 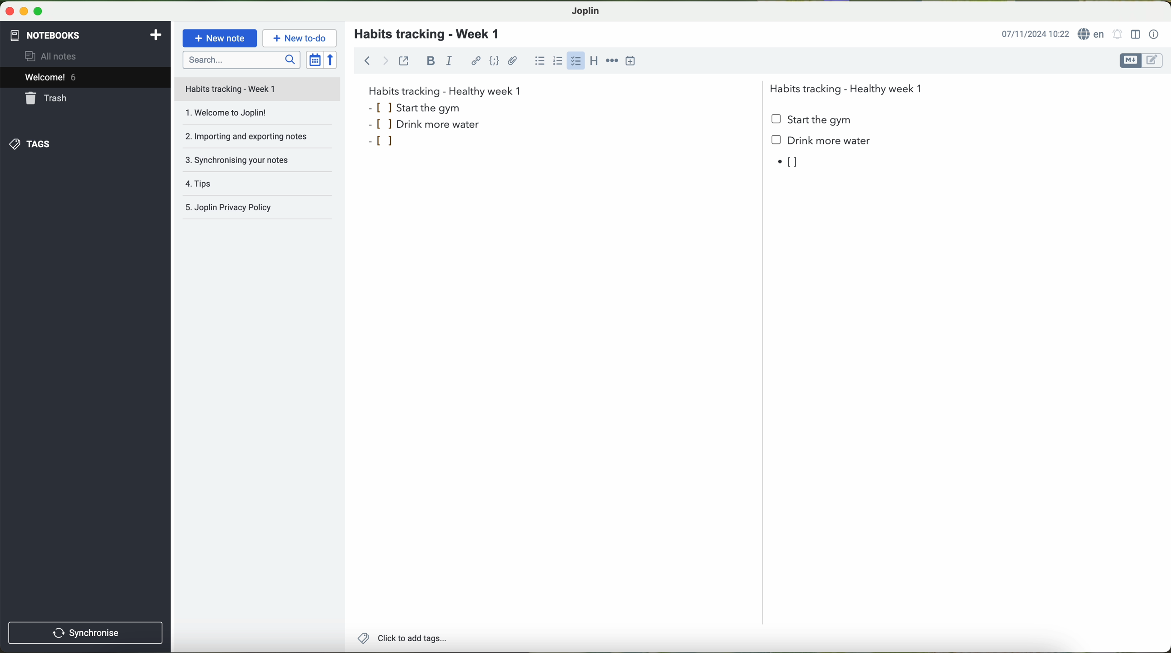 What do you see at coordinates (612, 61) in the screenshot?
I see `horizontal rule` at bounding box center [612, 61].